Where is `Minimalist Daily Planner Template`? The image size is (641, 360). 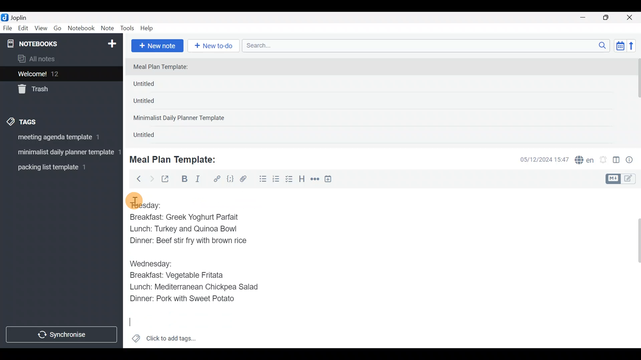
Minimalist Daily Planner Template is located at coordinates (181, 119).